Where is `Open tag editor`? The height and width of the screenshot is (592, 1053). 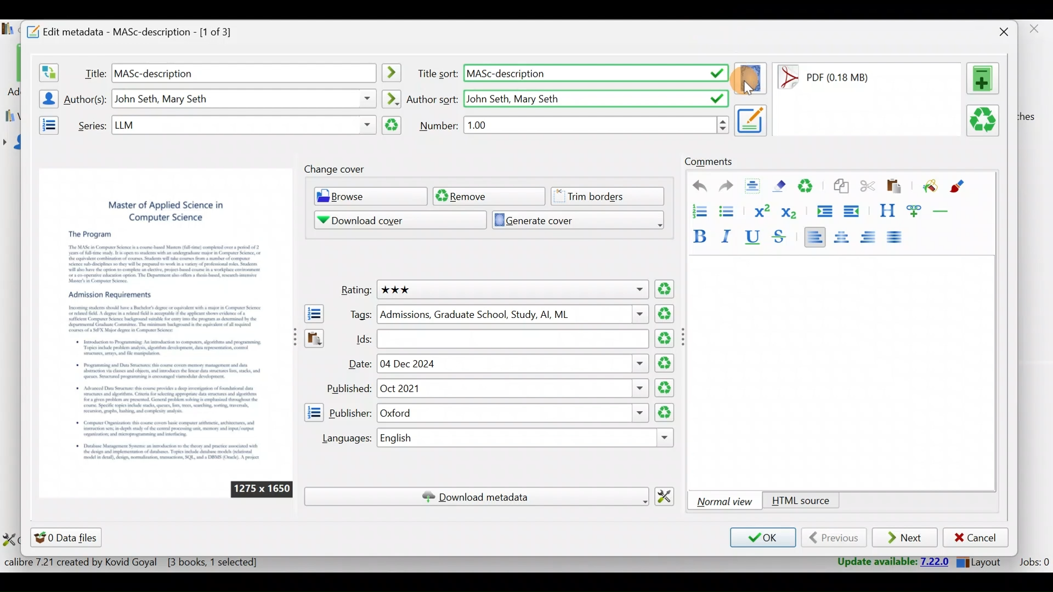
Open tag editor is located at coordinates (312, 314).